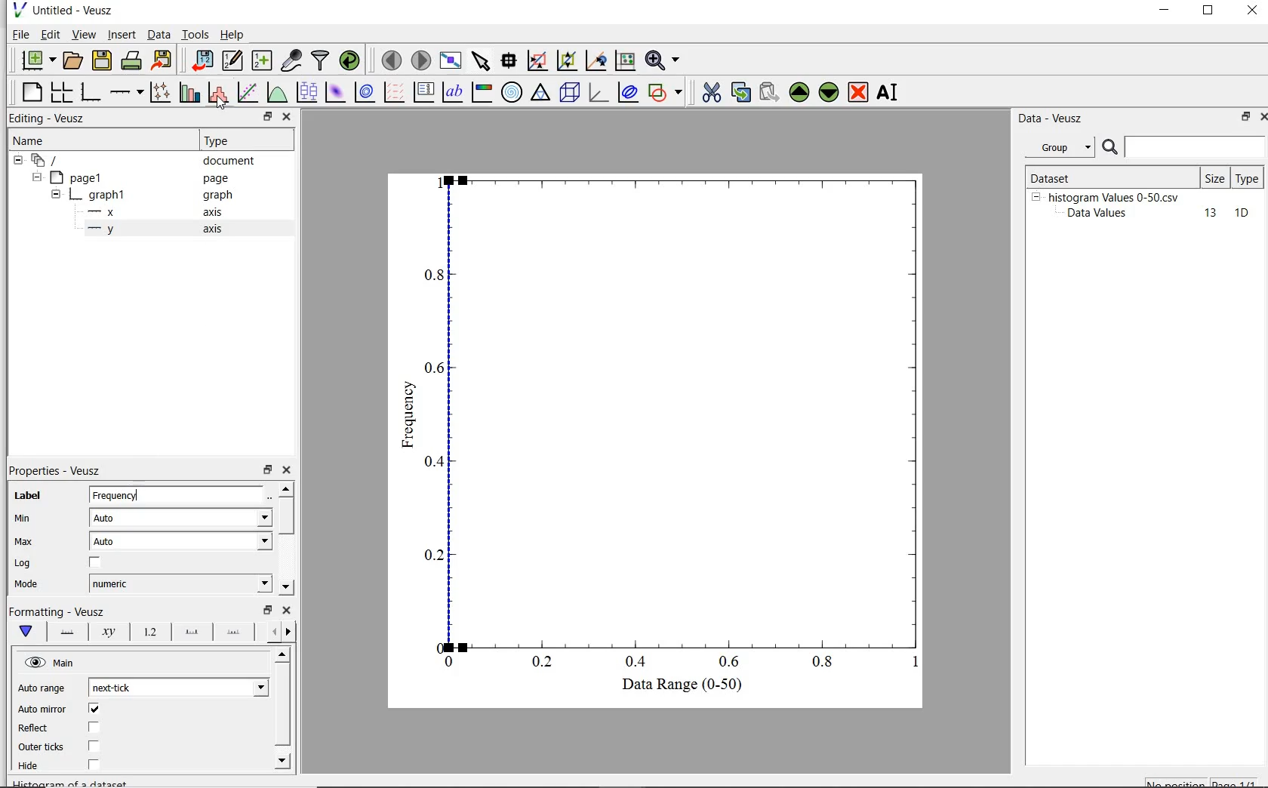 The image size is (1268, 788). I want to click on insert, so click(122, 35).